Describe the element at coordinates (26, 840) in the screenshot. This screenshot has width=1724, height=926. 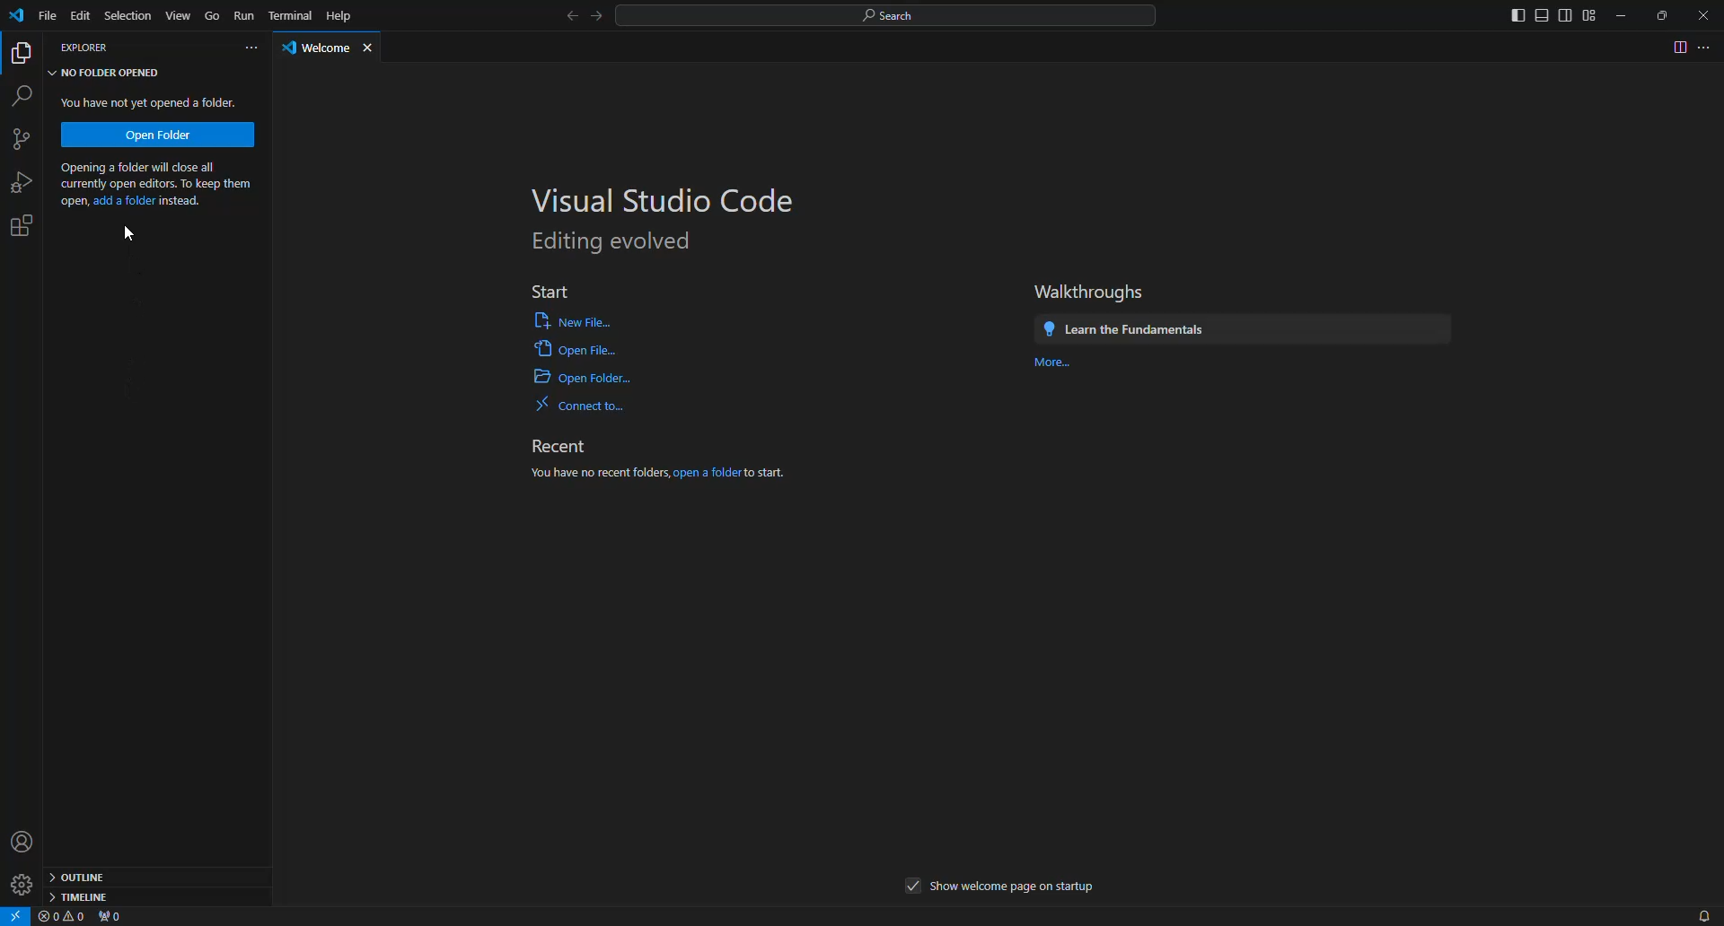
I see `accounts` at that location.